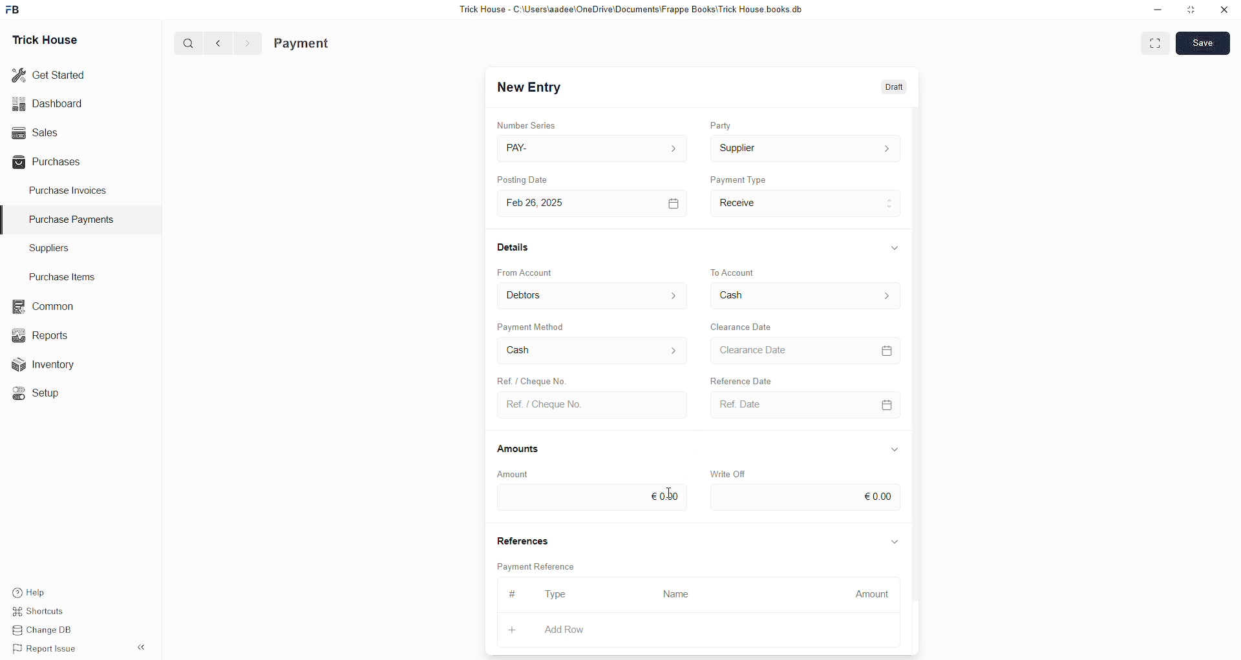 The image size is (1241, 660). Describe the element at coordinates (60, 275) in the screenshot. I see `Purchase Items.` at that location.